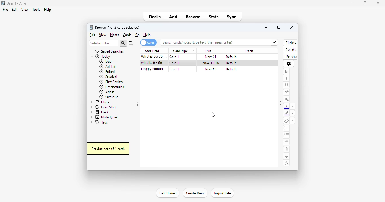 This screenshot has height=202, width=385. Describe the element at coordinates (293, 121) in the screenshot. I see `select formatting to remove` at that location.